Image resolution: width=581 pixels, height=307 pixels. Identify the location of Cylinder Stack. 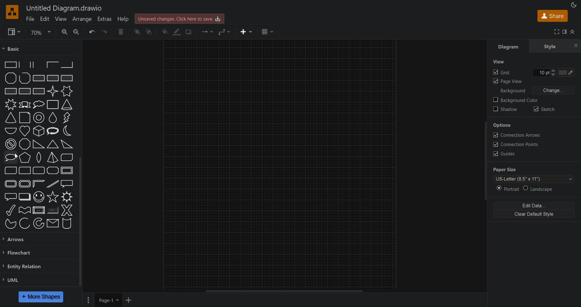
(67, 223).